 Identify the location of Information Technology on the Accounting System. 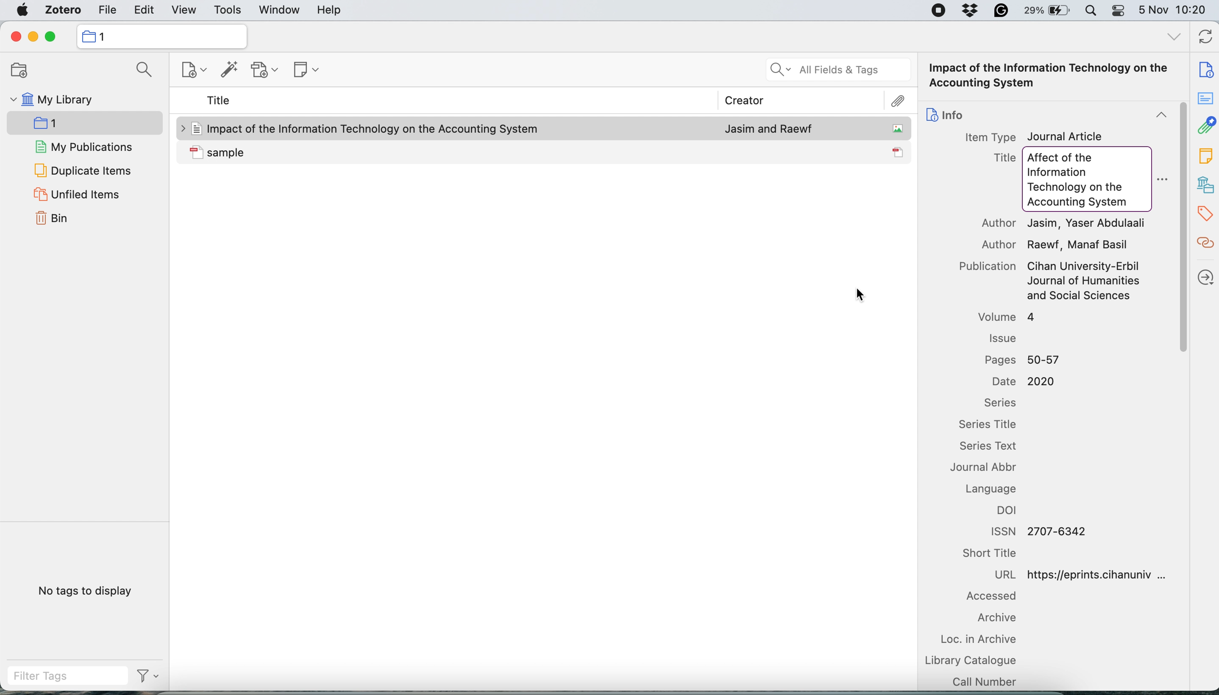
(1080, 189).